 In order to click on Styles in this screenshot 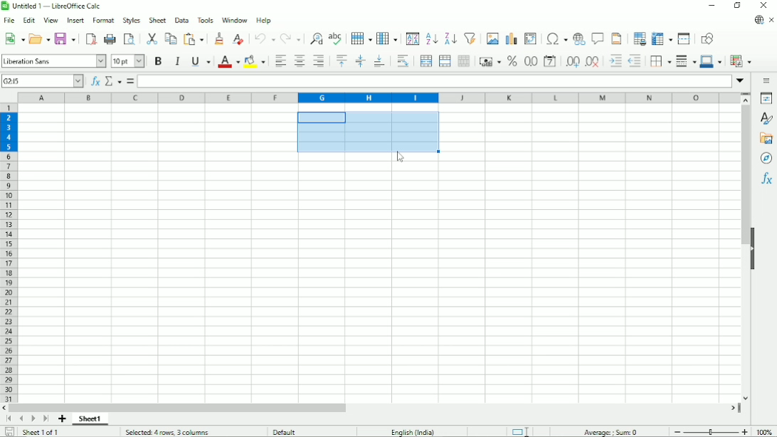, I will do `click(131, 20)`.